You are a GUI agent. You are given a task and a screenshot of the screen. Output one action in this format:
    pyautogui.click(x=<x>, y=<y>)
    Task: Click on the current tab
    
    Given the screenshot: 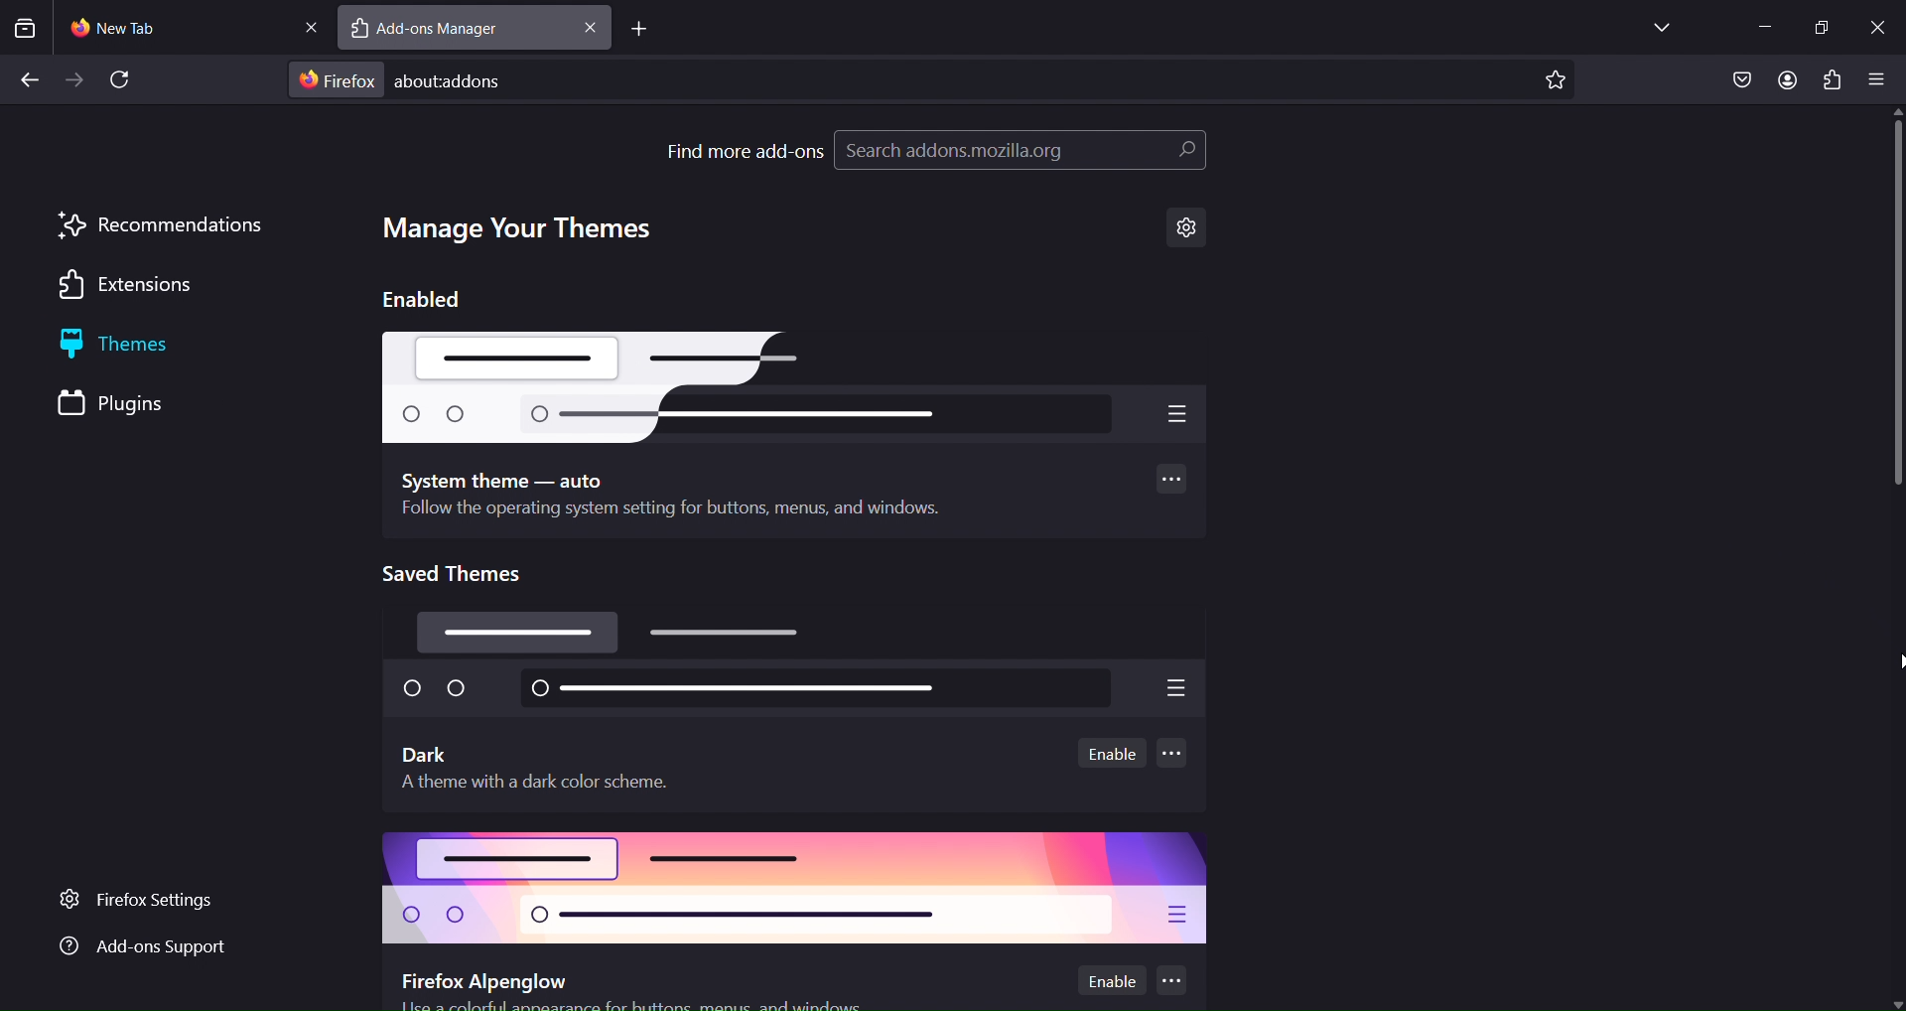 What is the action you would take?
    pyautogui.click(x=137, y=28)
    